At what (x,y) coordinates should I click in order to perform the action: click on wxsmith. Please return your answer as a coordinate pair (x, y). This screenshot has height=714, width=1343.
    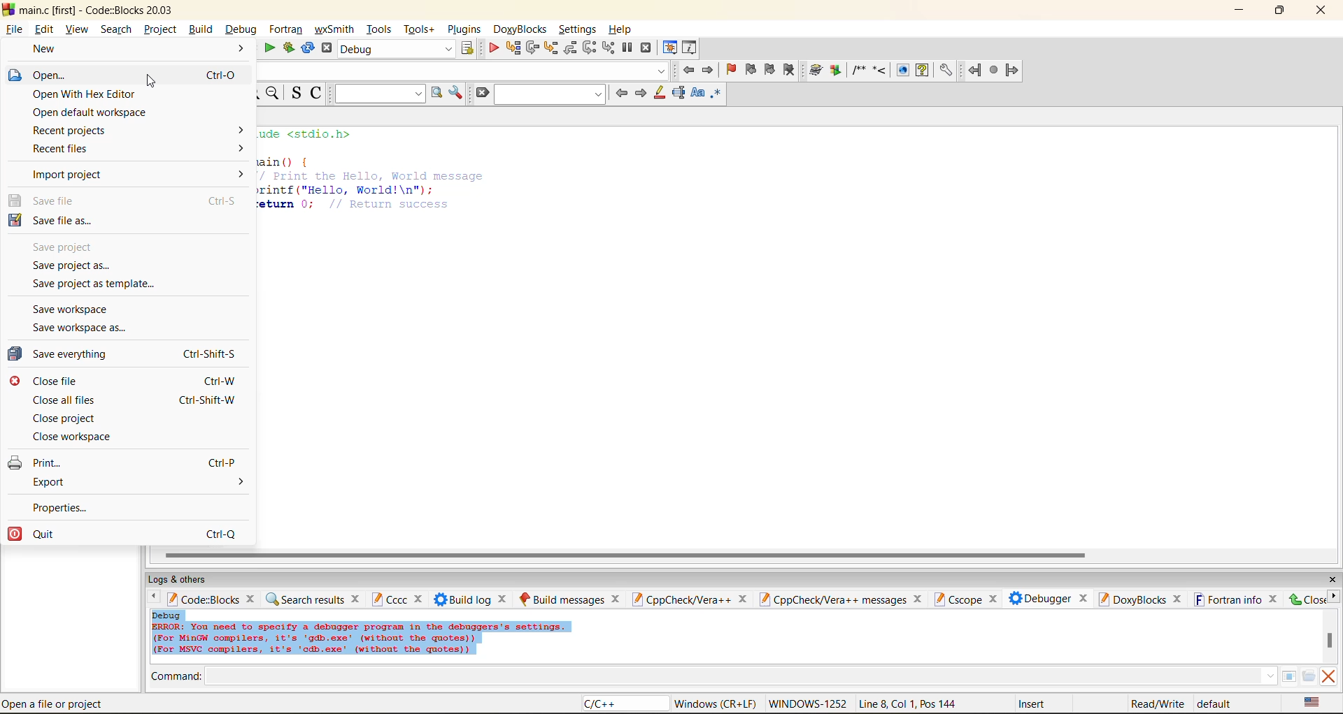
    Looking at the image, I should click on (335, 29).